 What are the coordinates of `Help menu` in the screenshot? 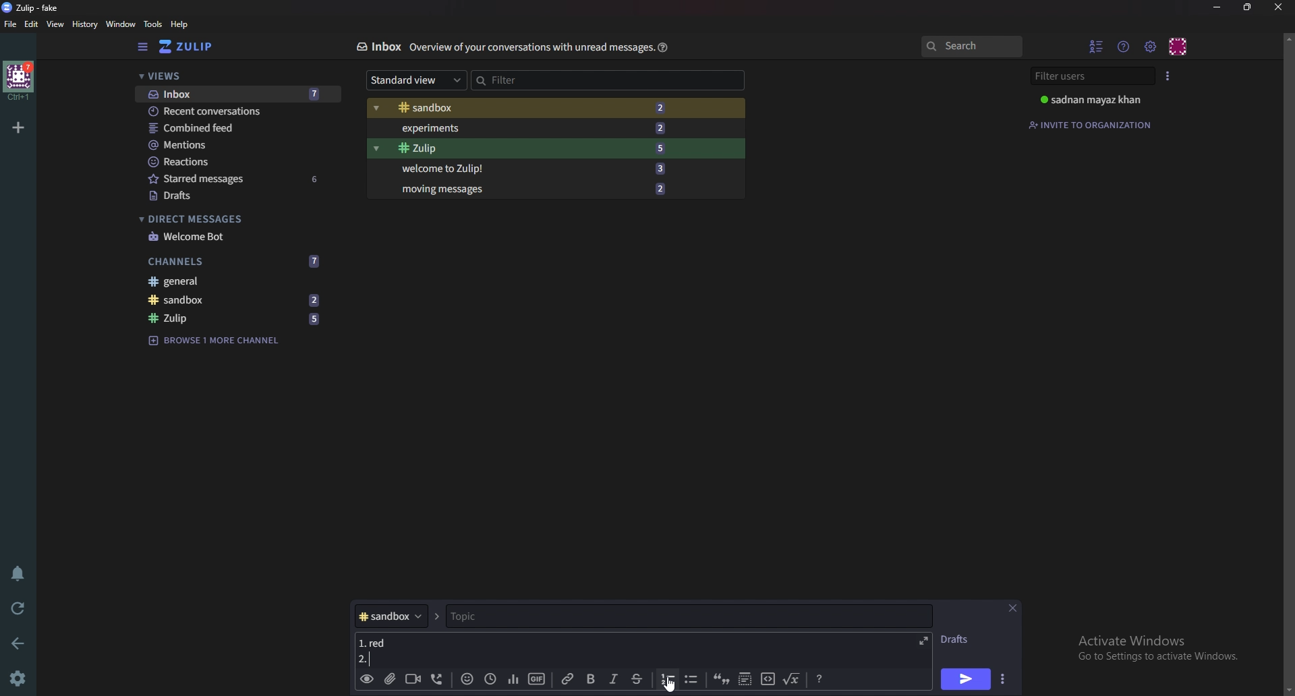 It's located at (1125, 46).